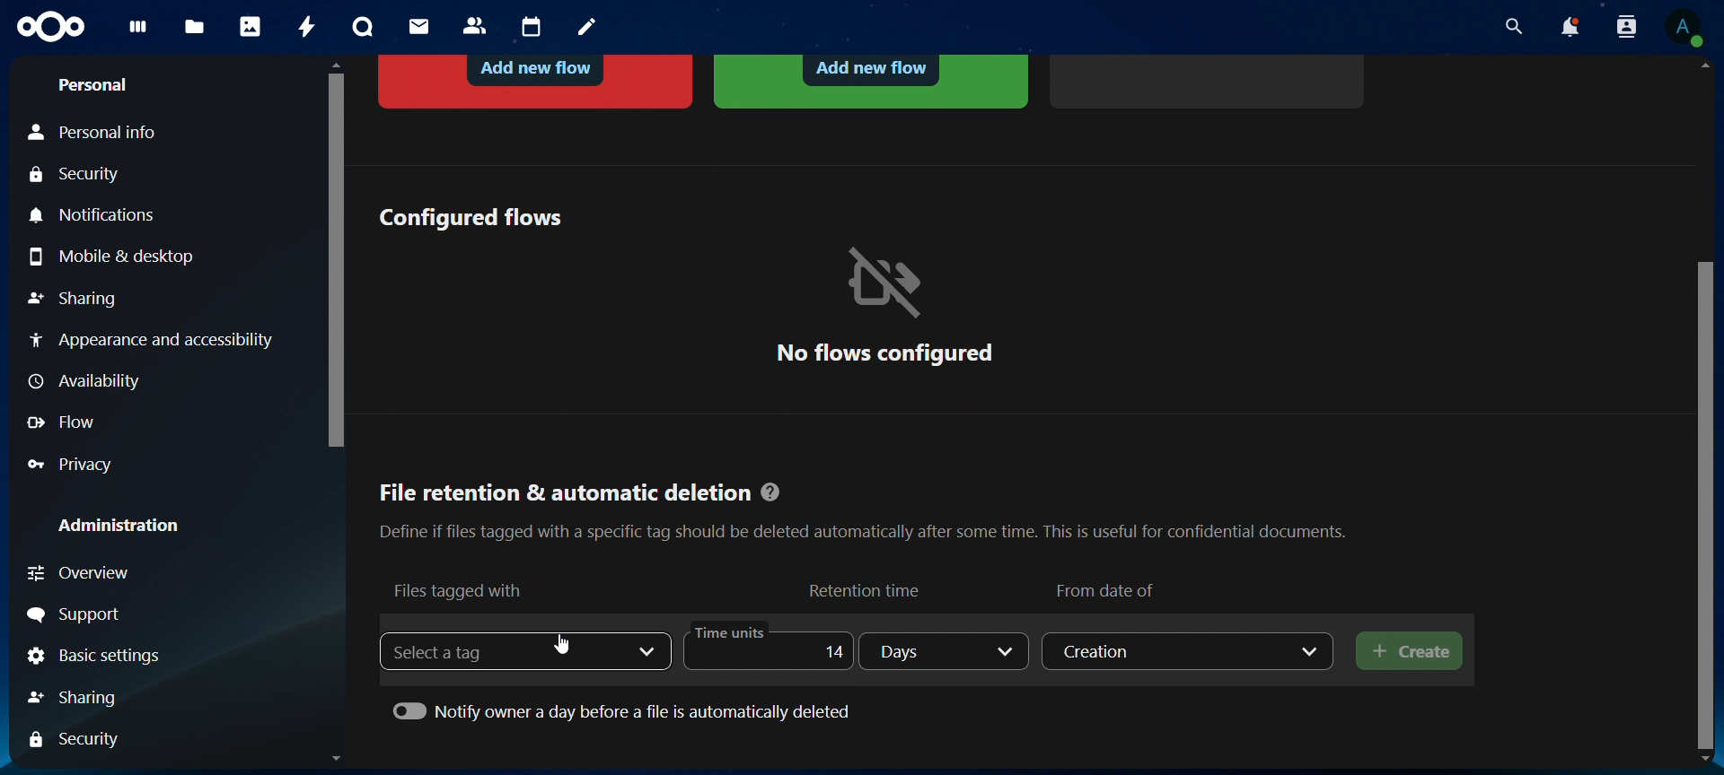 This screenshot has width=1724, height=775. Describe the element at coordinates (150, 339) in the screenshot. I see `appearance and accessibility` at that location.